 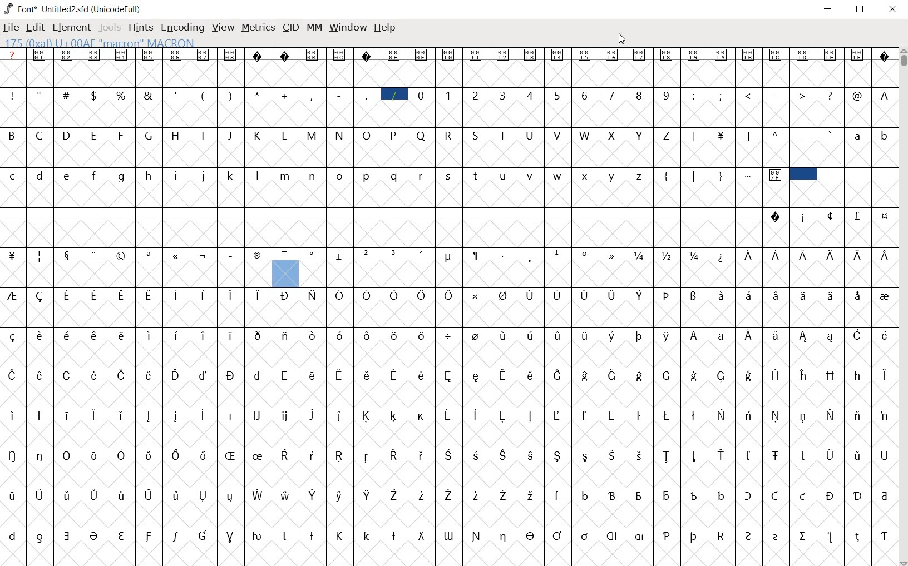 What do you see at coordinates (668, 415) in the screenshot?
I see `Symbol` at bounding box center [668, 415].